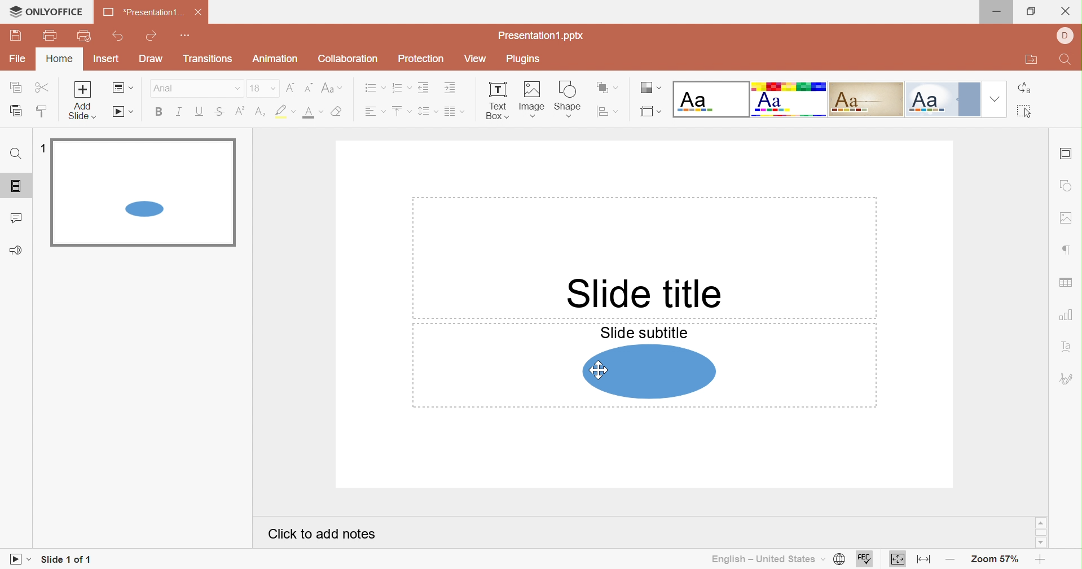  What do you see at coordinates (995, 99) in the screenshot?
I see `Drop down` at bounding box center [995, 99].